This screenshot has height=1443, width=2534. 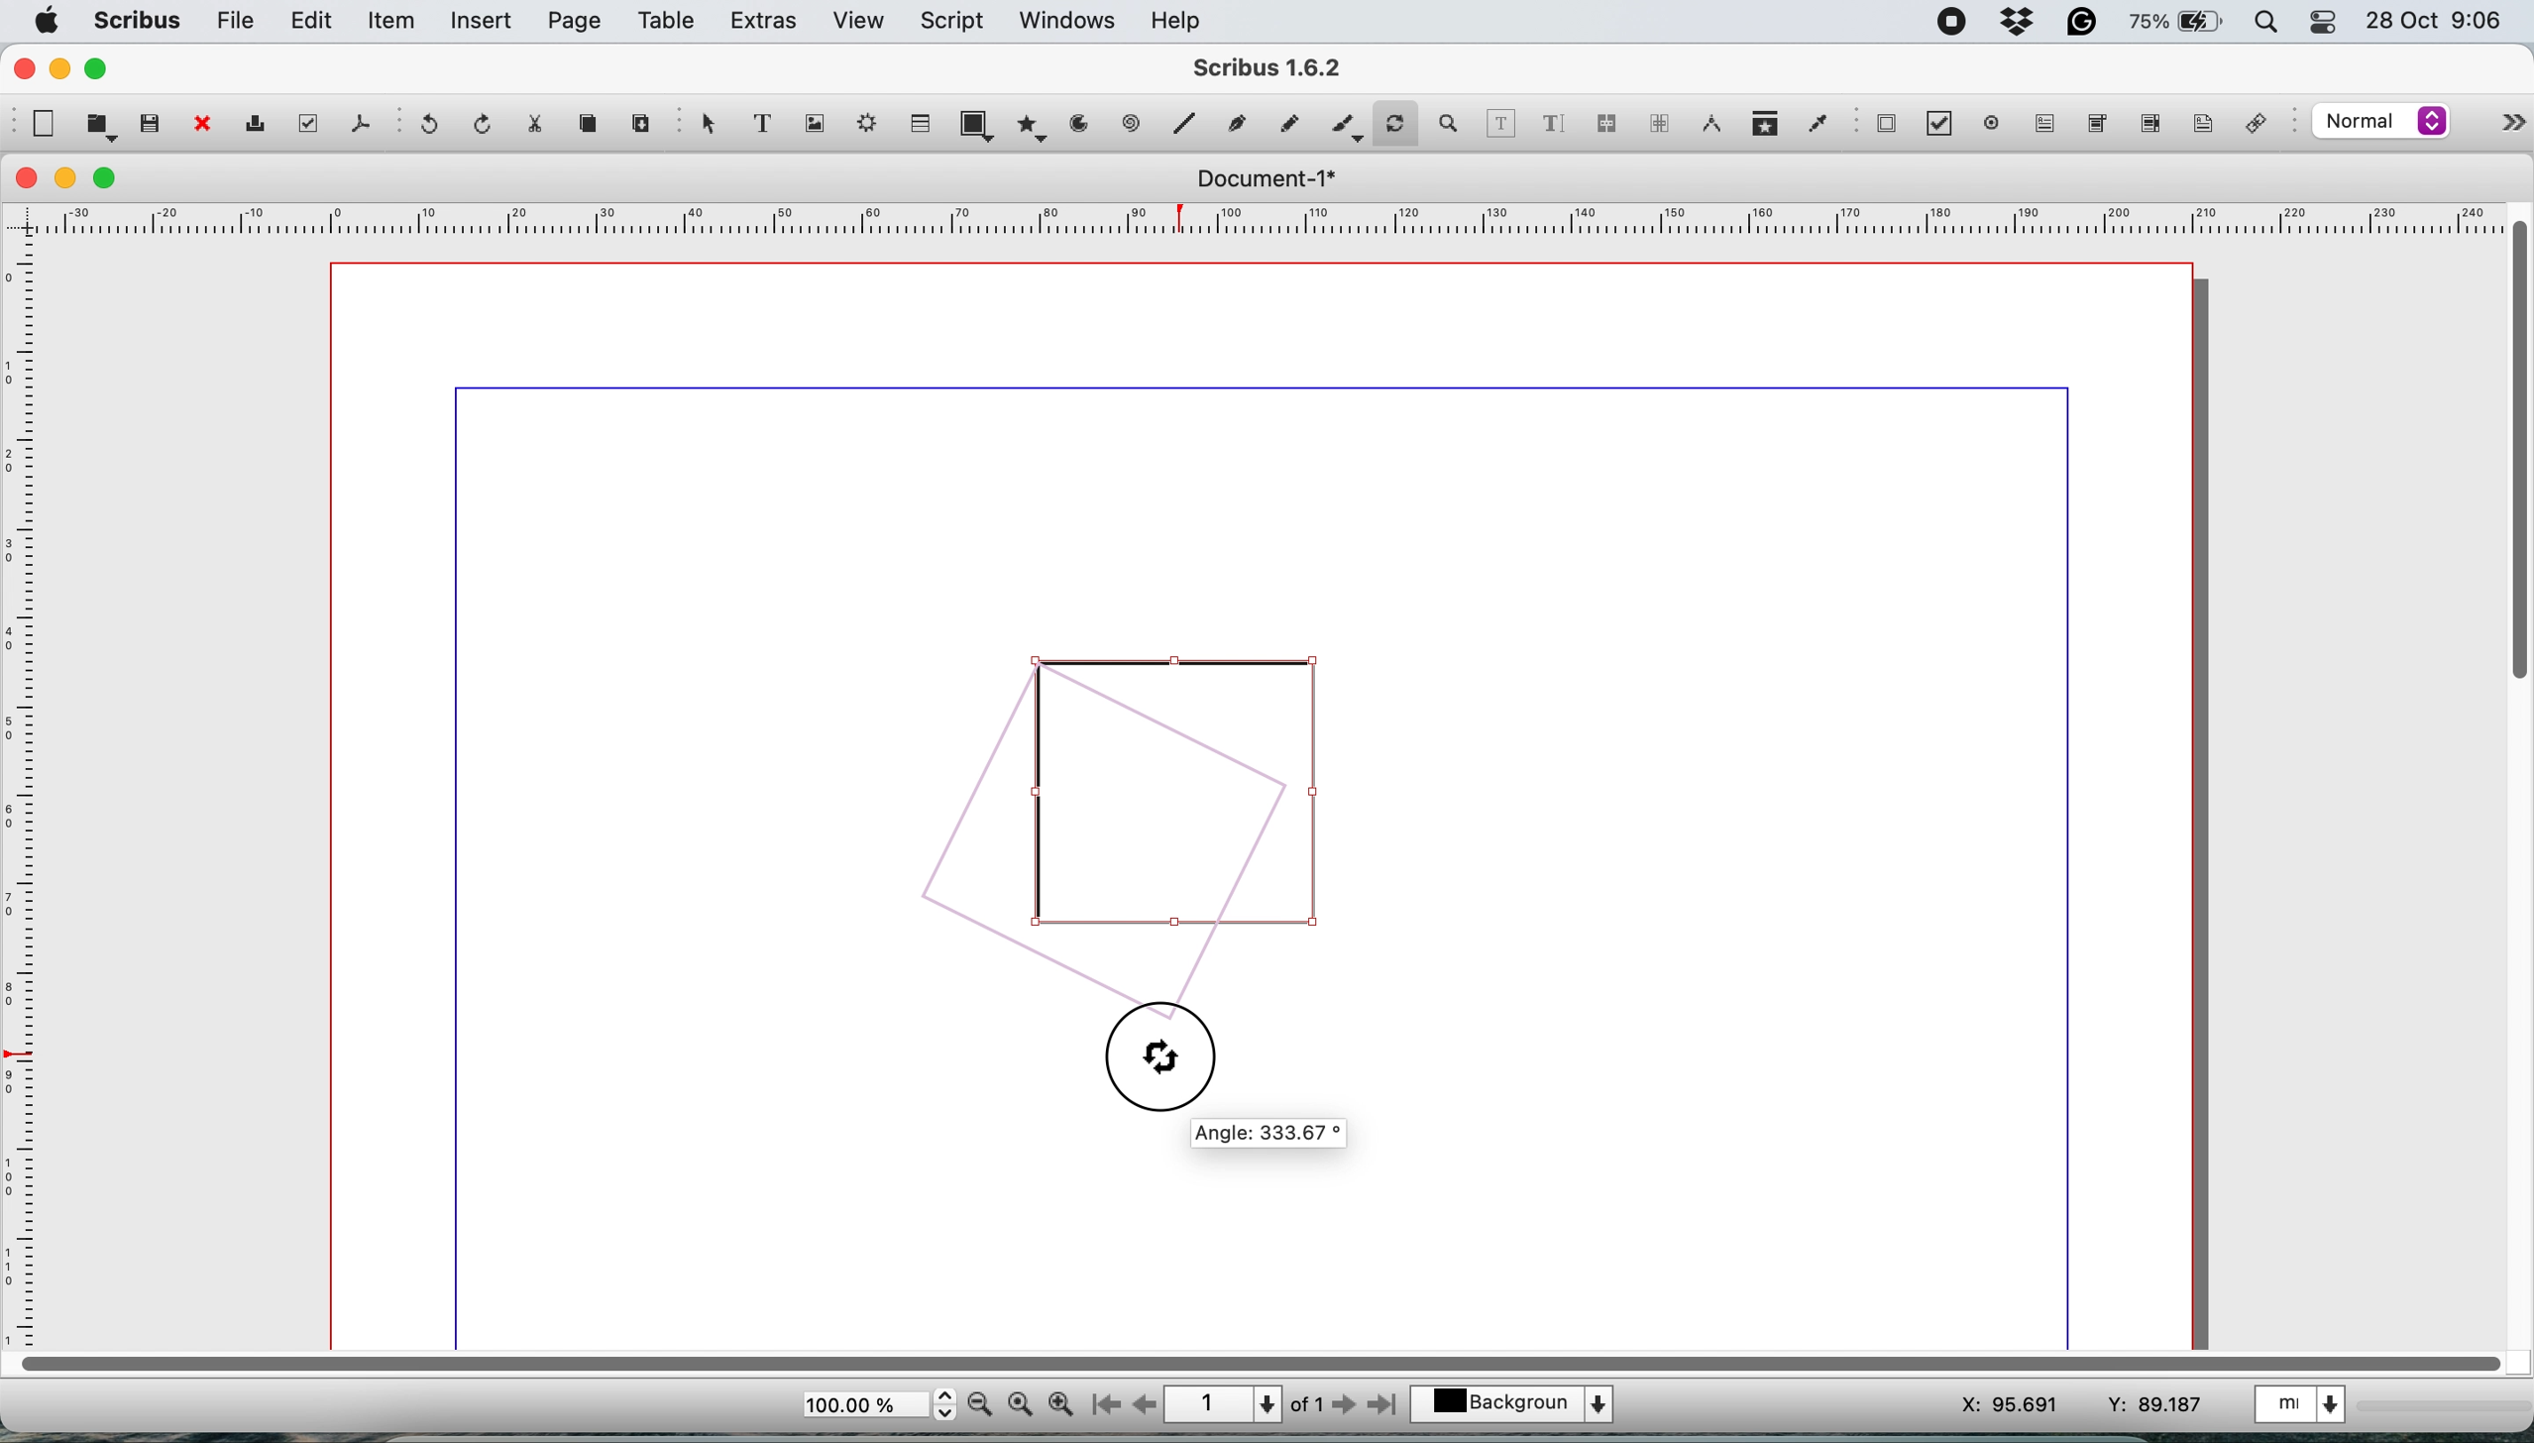 What do you see at coordinates (2201, 126) in the screenshot?
I see `text annotation` at bounding box center [2201, 126].